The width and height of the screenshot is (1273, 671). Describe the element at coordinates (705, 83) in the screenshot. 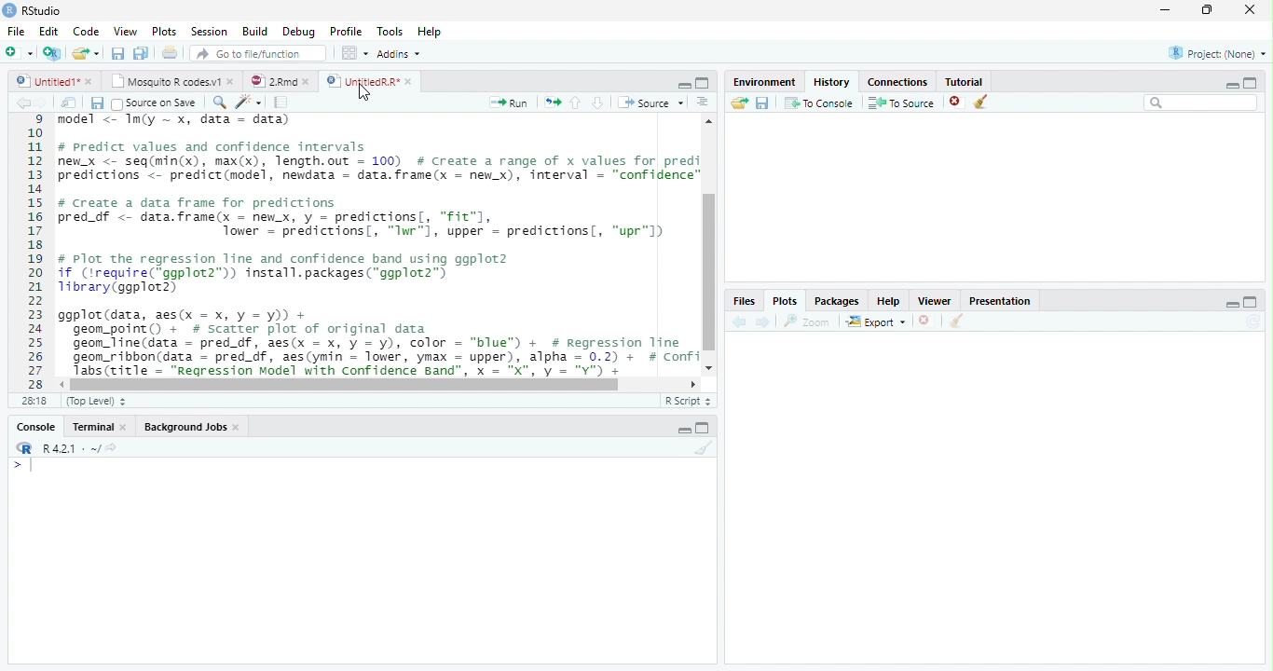

I see `Maximize` at that location.